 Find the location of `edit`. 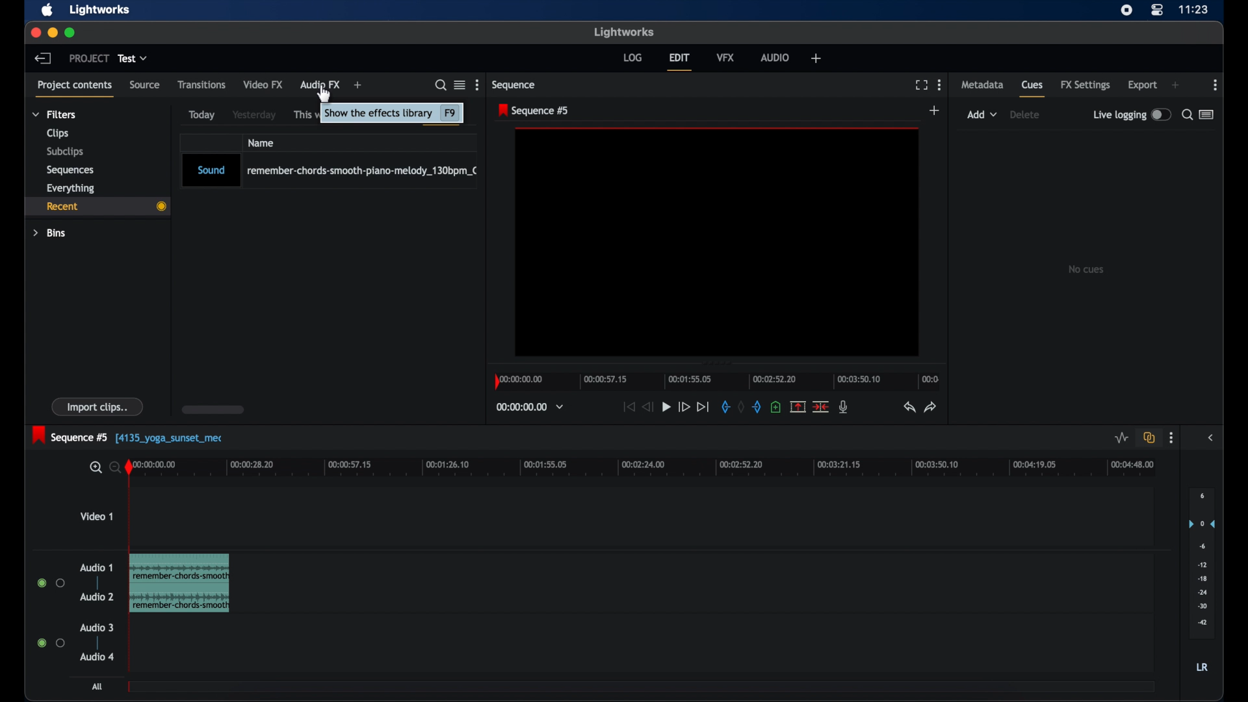

edit is located at coordinates (679, 62).